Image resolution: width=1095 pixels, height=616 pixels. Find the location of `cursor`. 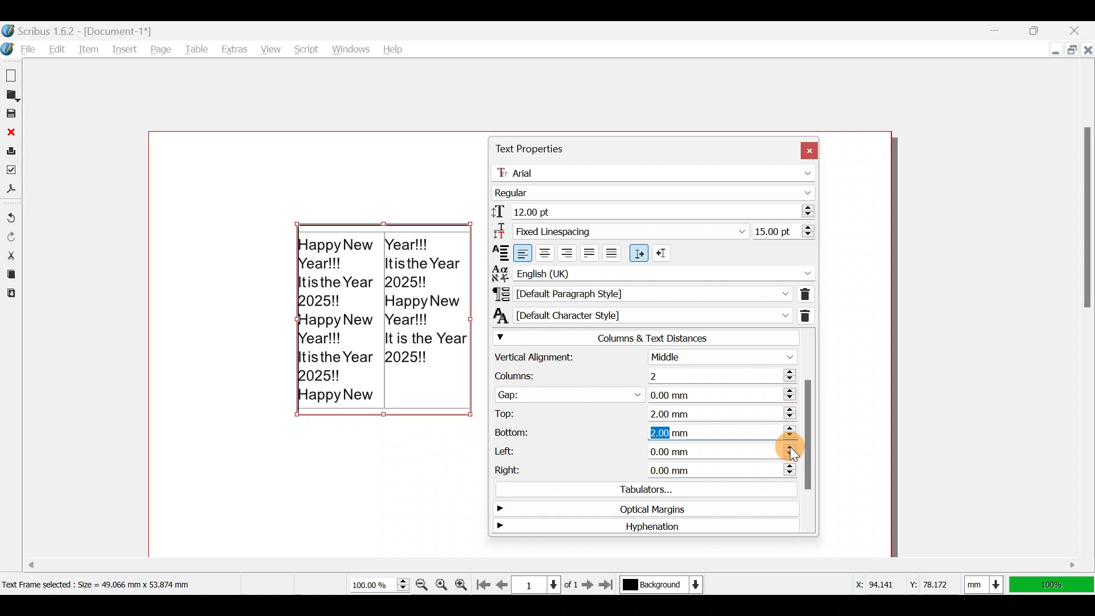

cursor is located at coordinates (796, 457).